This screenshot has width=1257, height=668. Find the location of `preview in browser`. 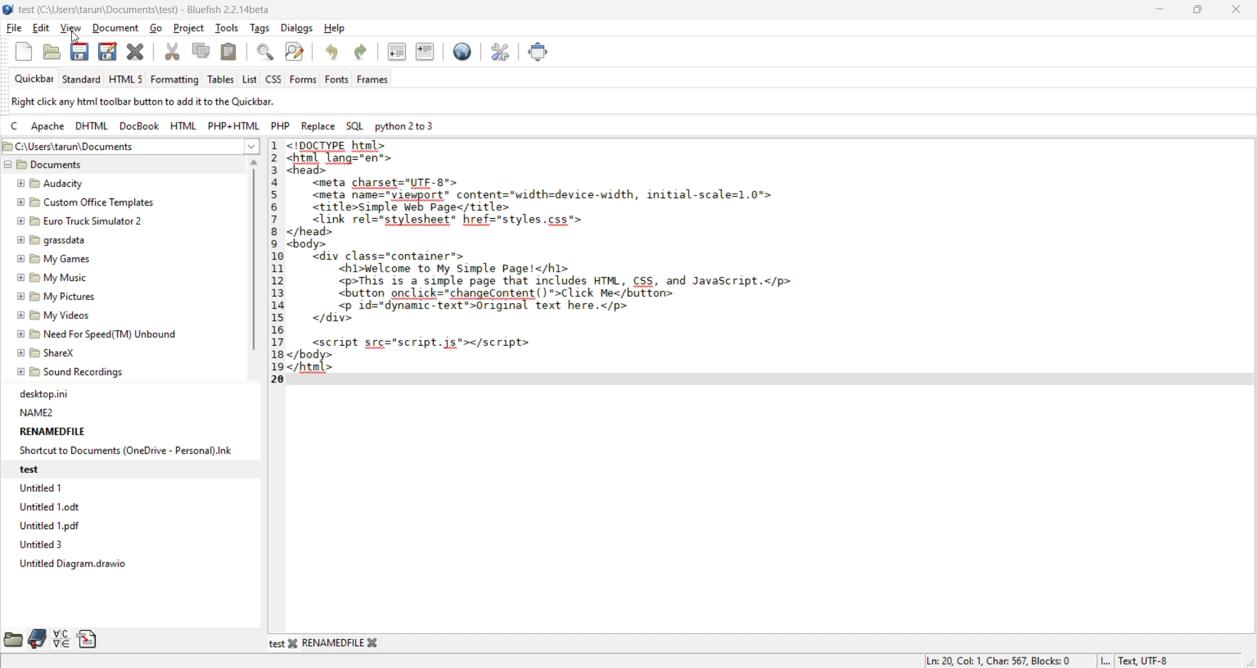

preview in browser is located at coordinates (464, 53).